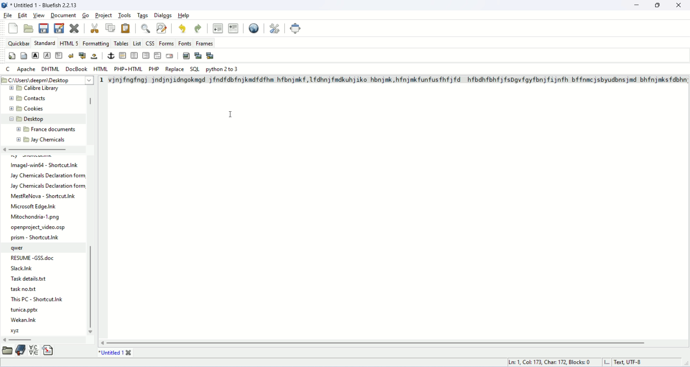 This screenshot has height=367, width=690. I want to click on 5 C:\Users\deepm\Desktop, so click(40, 80).